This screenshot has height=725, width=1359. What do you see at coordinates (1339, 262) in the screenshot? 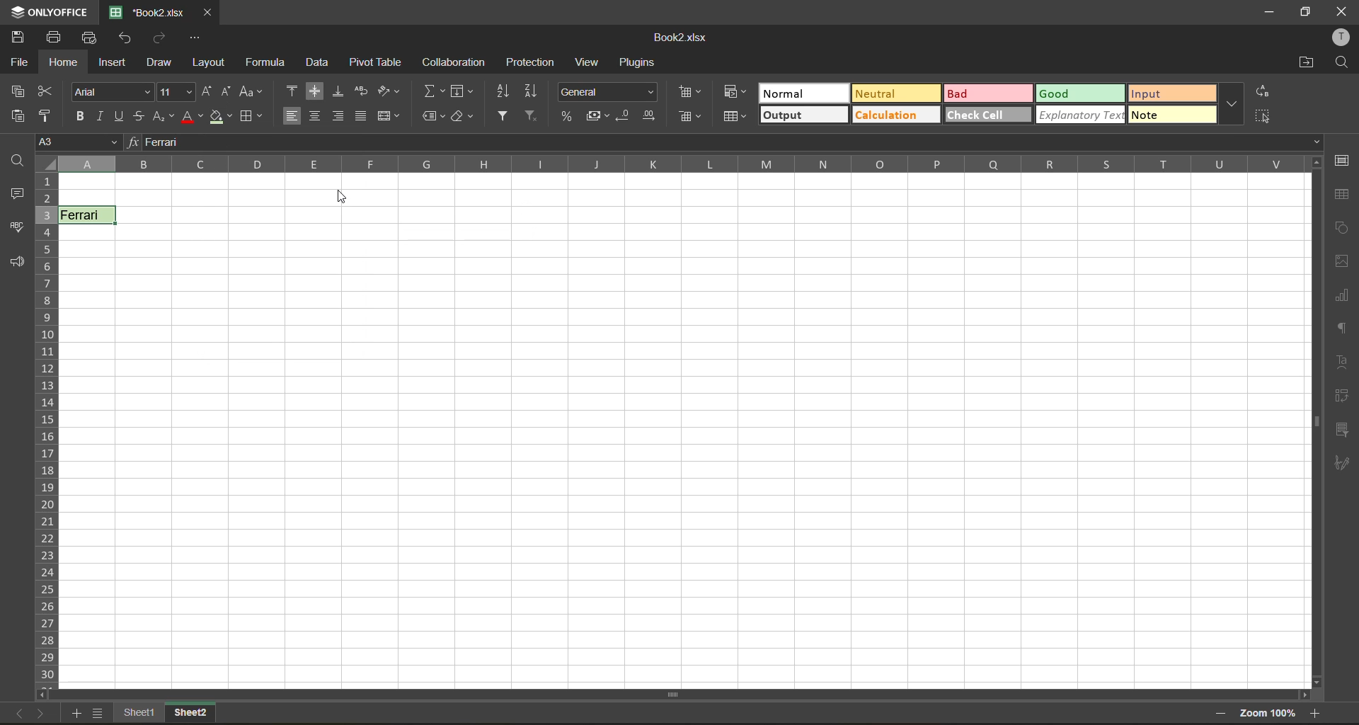
I see `images` at bounding box center [1339, 262].